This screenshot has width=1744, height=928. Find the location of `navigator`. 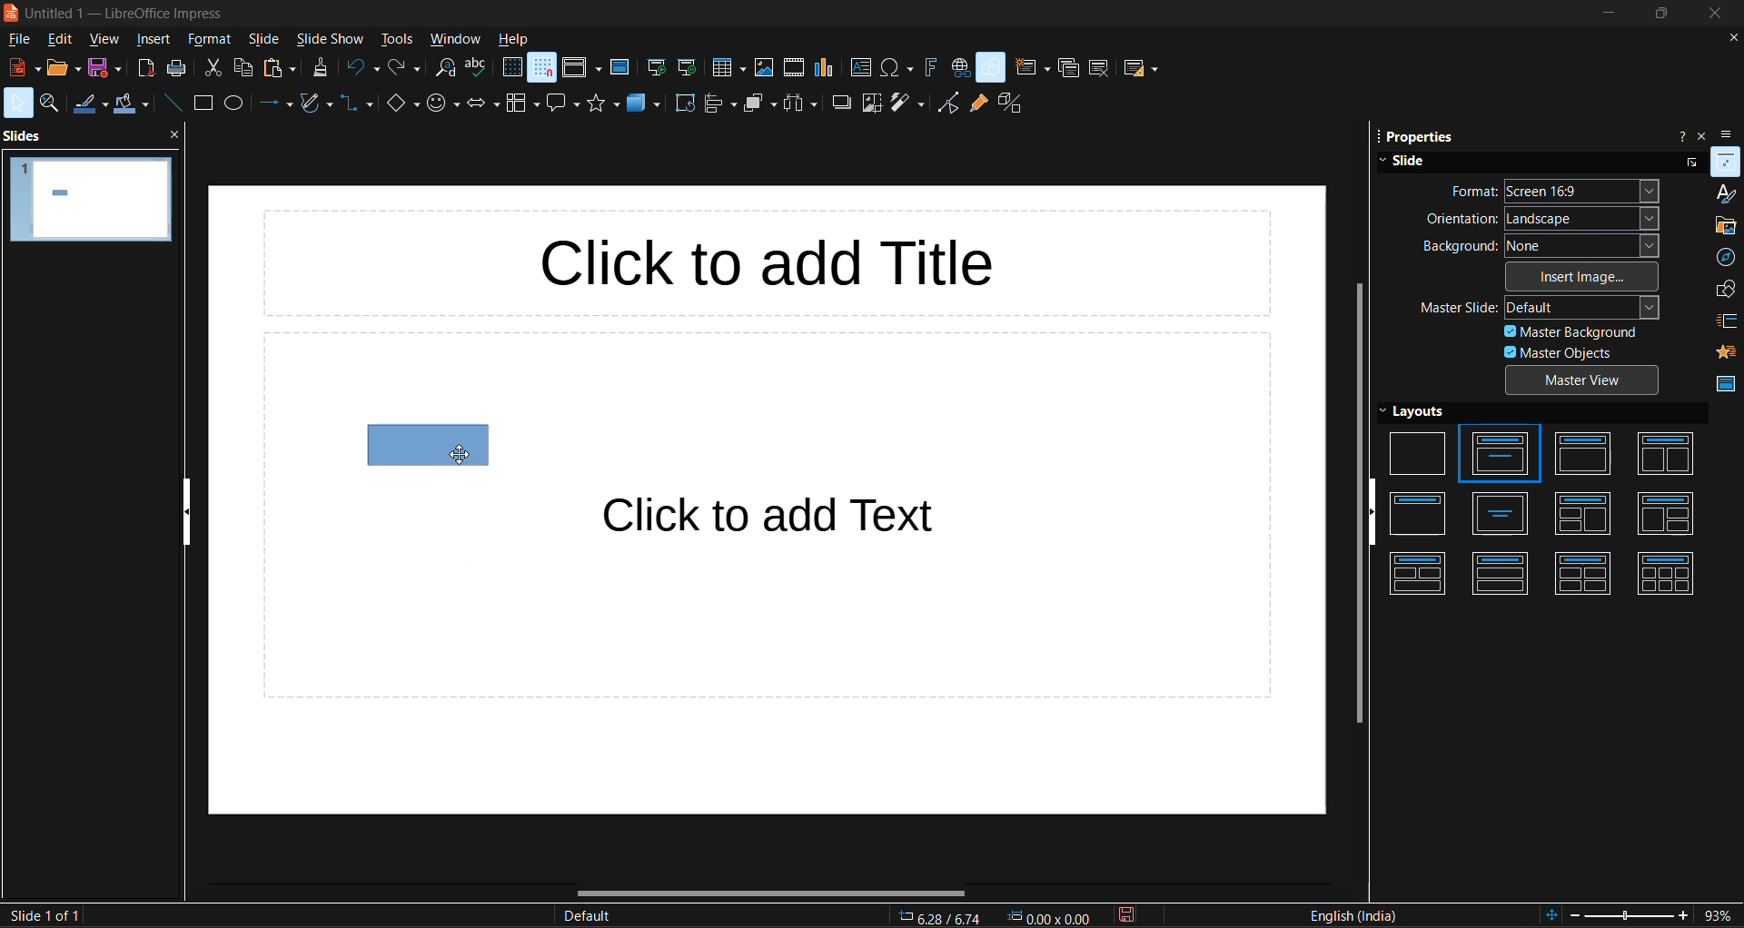

navigator is located at coordinates (1727, 257).